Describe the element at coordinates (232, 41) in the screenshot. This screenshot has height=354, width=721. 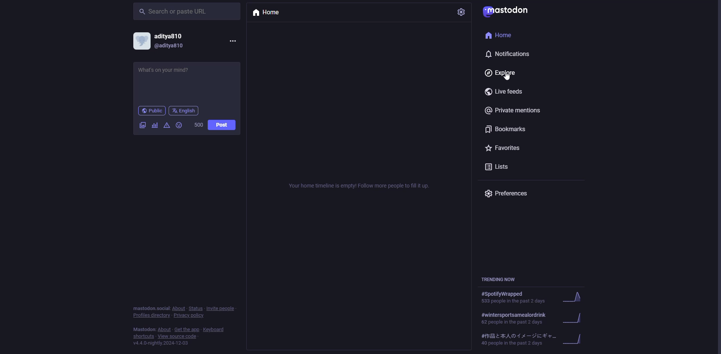
I see `more` at that location.